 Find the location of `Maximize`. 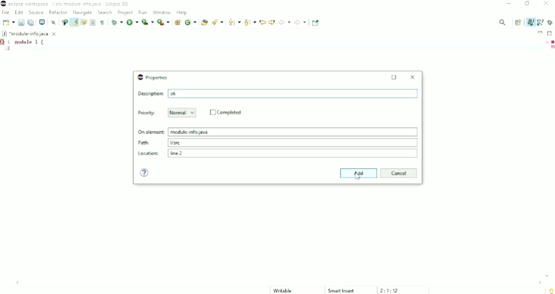

Maximize is located at coordinates (550, 33).